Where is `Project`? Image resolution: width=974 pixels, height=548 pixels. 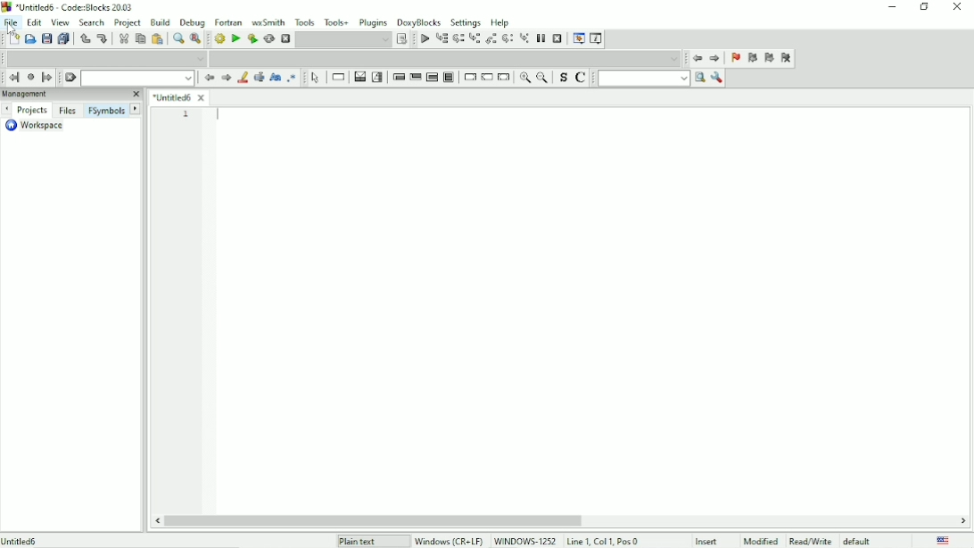 Project is located at coordinates (128, 22).